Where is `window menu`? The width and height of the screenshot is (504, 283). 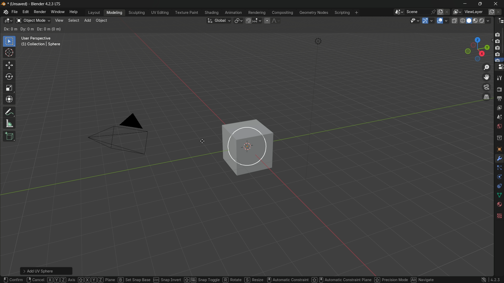
window menu is located at coordinates (56, 12).